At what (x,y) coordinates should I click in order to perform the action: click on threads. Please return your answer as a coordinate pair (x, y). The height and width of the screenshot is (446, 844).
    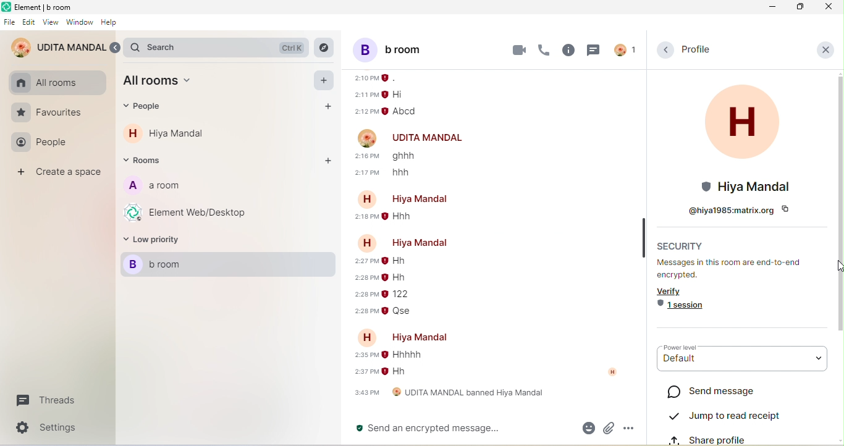
    Looking at the image, I should click on (592, 49).